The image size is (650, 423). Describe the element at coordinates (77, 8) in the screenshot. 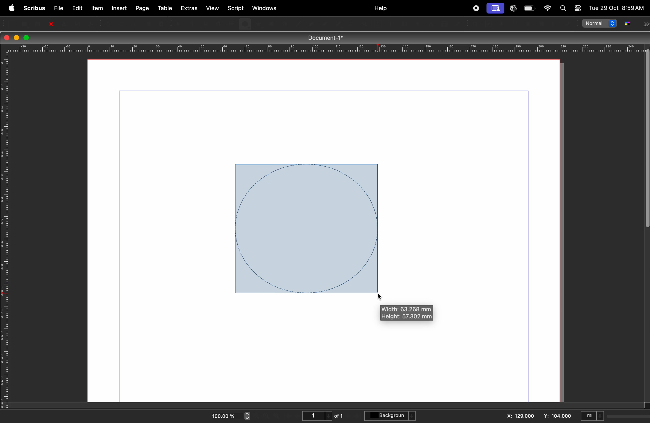

I see `edit` at that location.